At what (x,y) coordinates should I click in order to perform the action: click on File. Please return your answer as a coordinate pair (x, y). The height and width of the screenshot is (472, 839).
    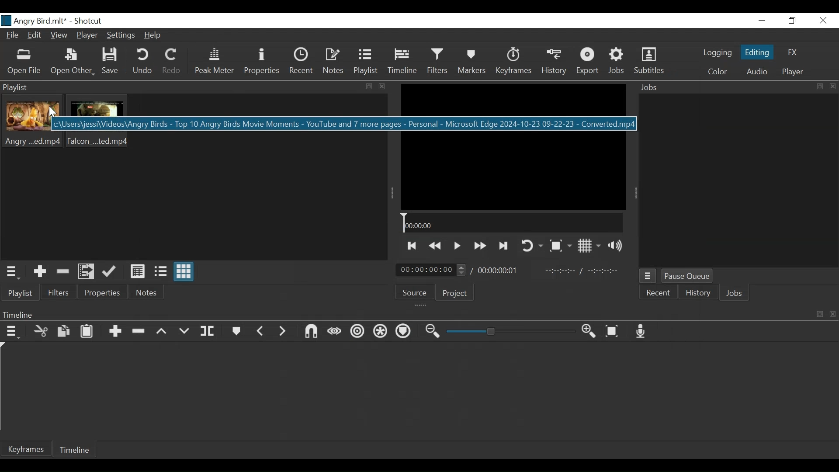
    Looking at the image, I should click on (14, 35).